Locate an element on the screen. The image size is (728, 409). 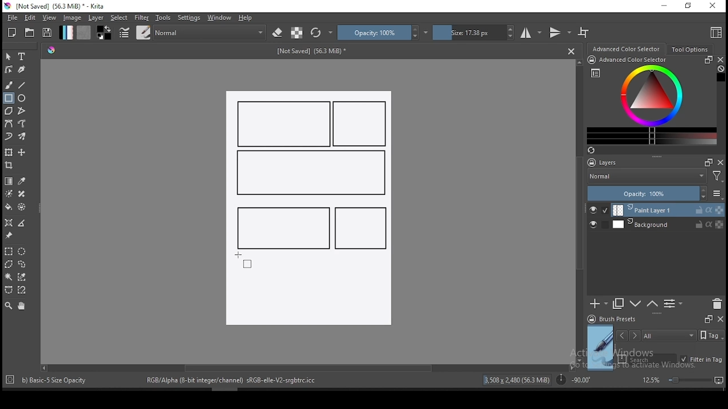
close docker is located at coordinates (720, 60).